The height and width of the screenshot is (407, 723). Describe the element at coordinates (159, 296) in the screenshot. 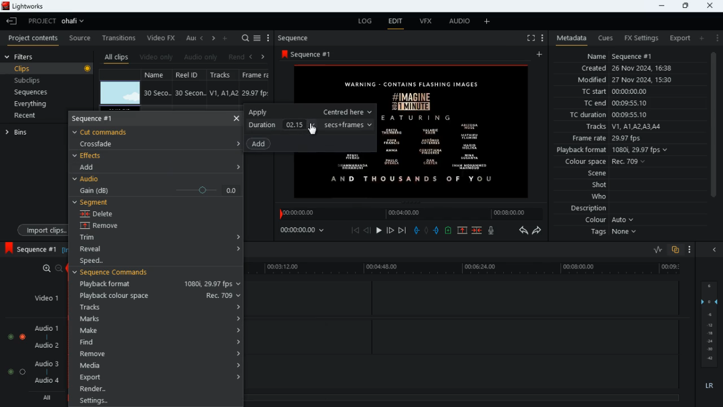

I see `playback colour space` at that location.